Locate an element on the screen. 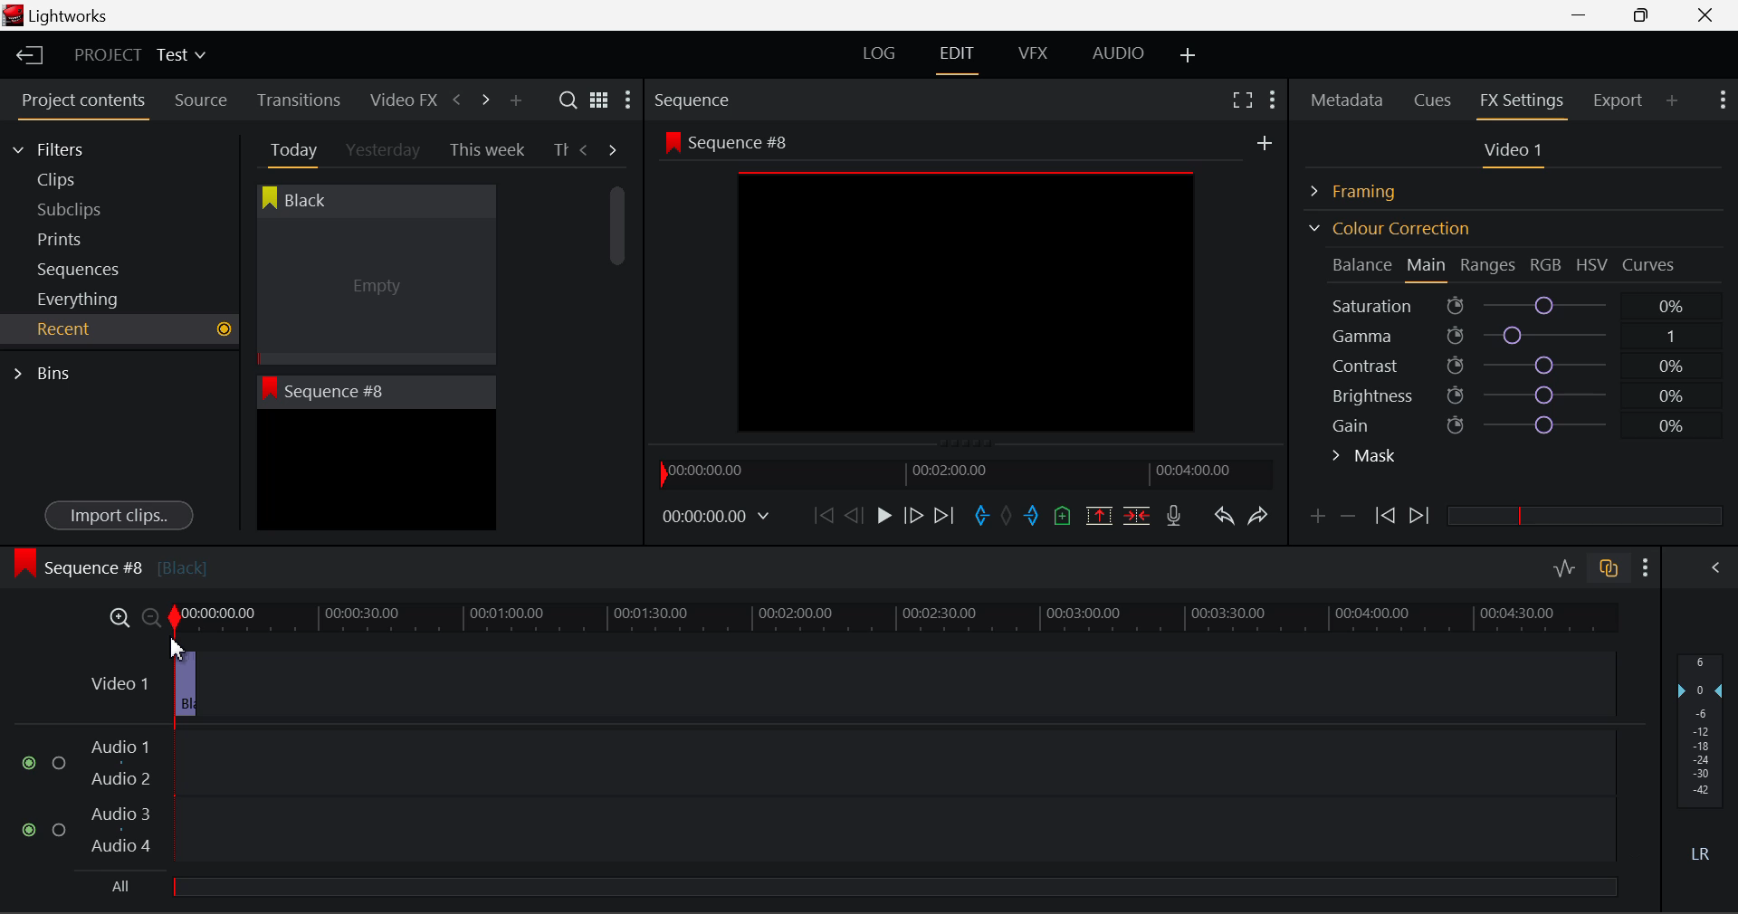 Image resolution: width=1738 pixels, height=914 pixels. This week Tab is located at coordinates (485, 150).